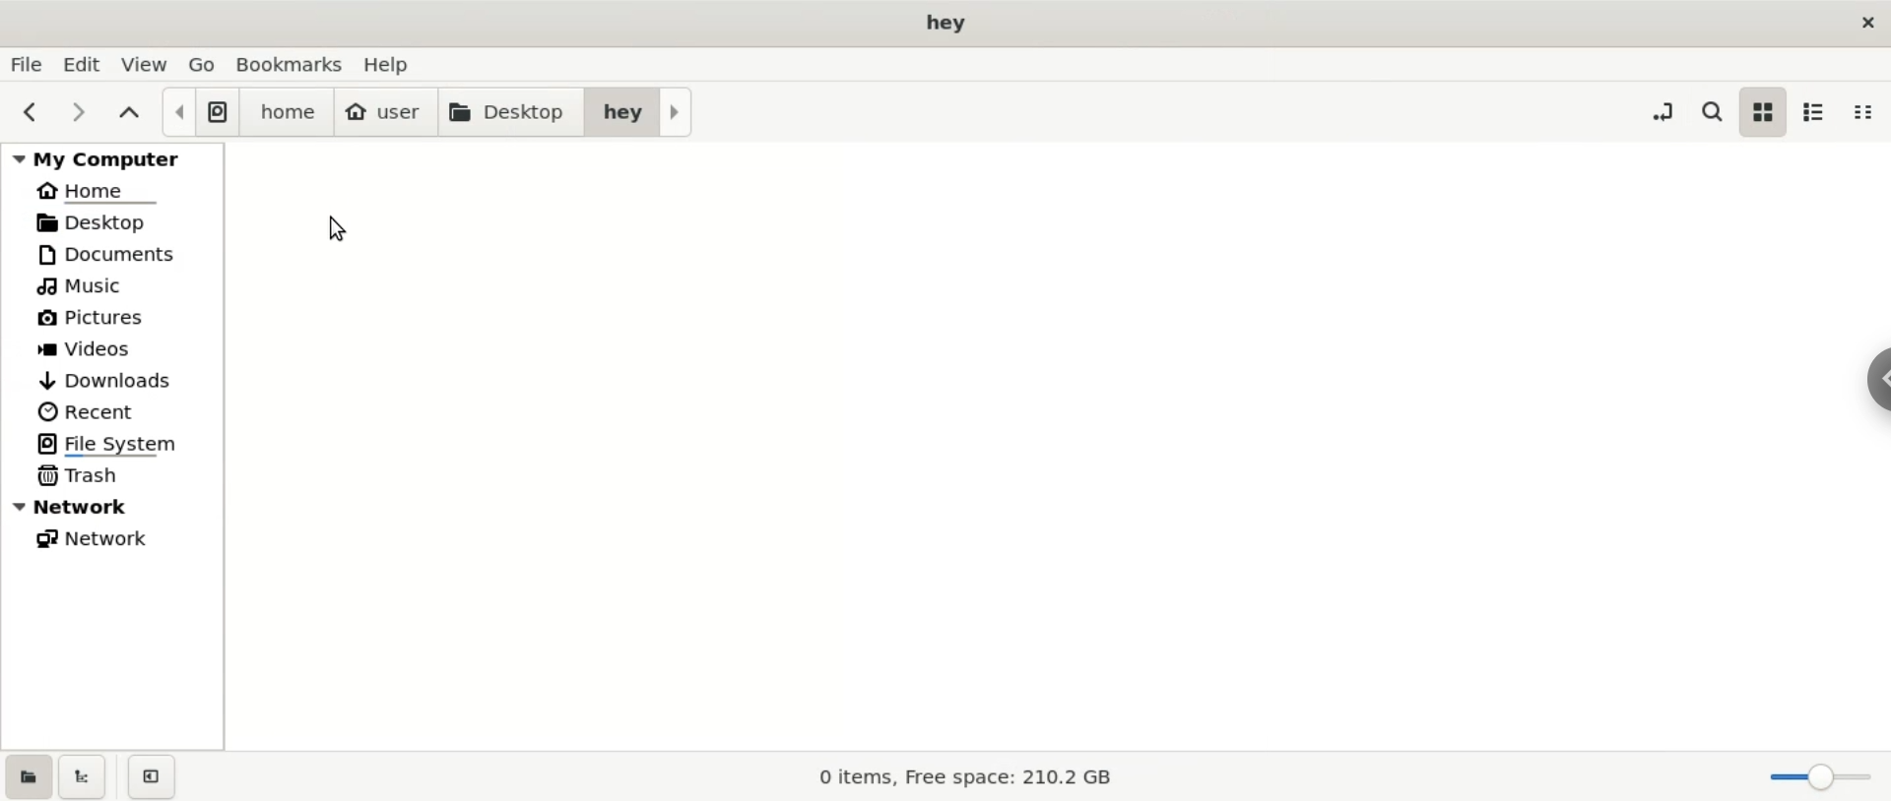  What do you see at coordinates (1879, 381) in the screenshot?
I see `sidebar` at bounding box center [1879, 381].